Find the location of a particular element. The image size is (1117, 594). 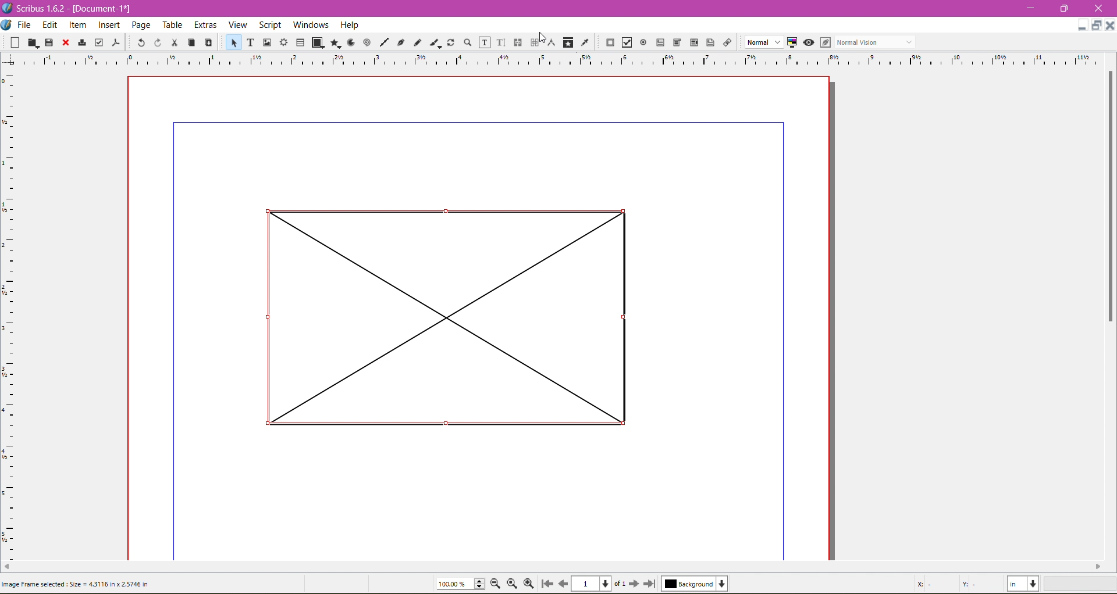

Application Logo is located at coordinates (7, 8).